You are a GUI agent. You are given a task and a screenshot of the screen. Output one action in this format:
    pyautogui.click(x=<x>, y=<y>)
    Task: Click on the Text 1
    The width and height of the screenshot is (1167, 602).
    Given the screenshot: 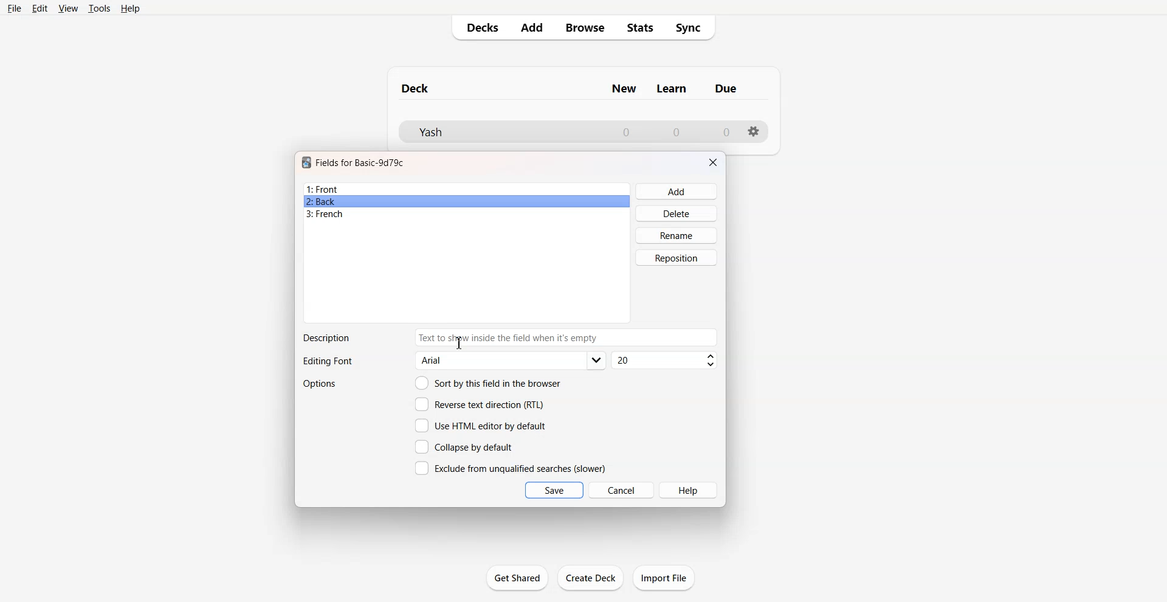 What is the action you would take?
    pyautogui.click(x=360, y=162)
    